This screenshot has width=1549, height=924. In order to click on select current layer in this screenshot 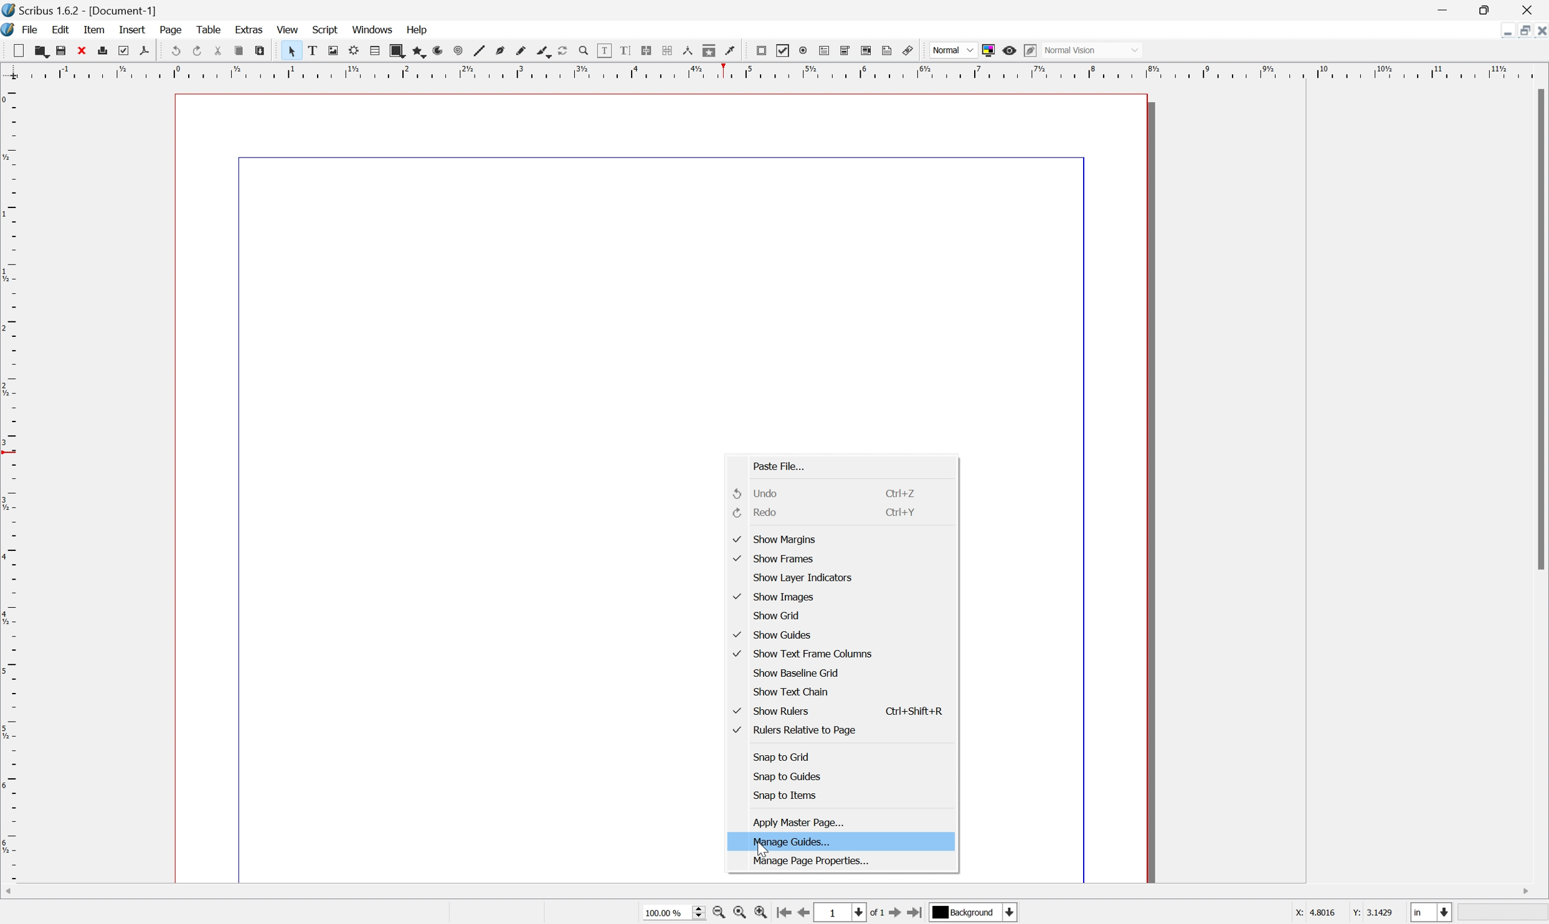, I will do `click(971, 912)`.